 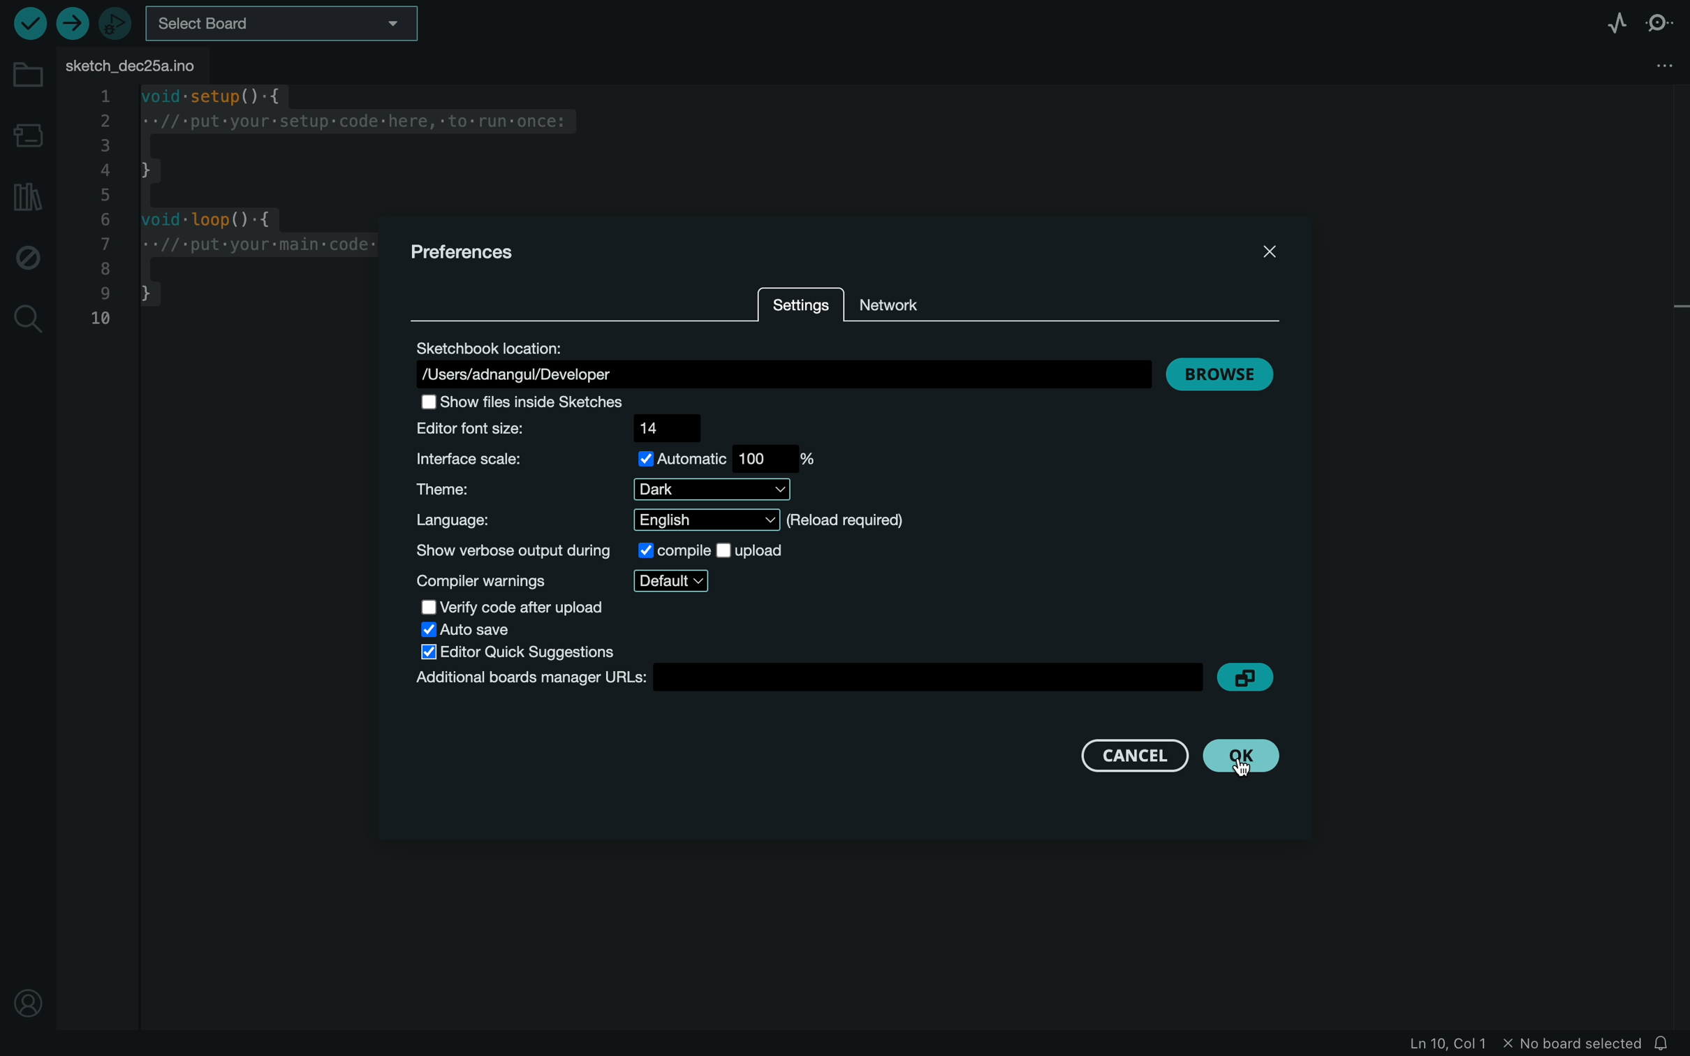 I want to click on debug, so click(x=27, y=256).